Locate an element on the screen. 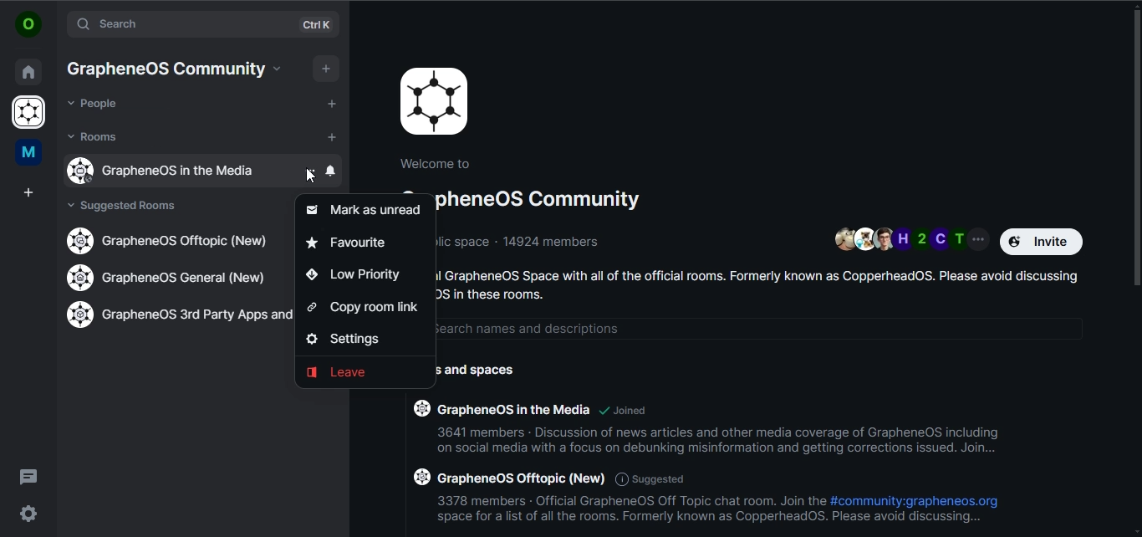 The height and width of the screenshot is (537, 1142). explore room is located at coordinates (320, 25).